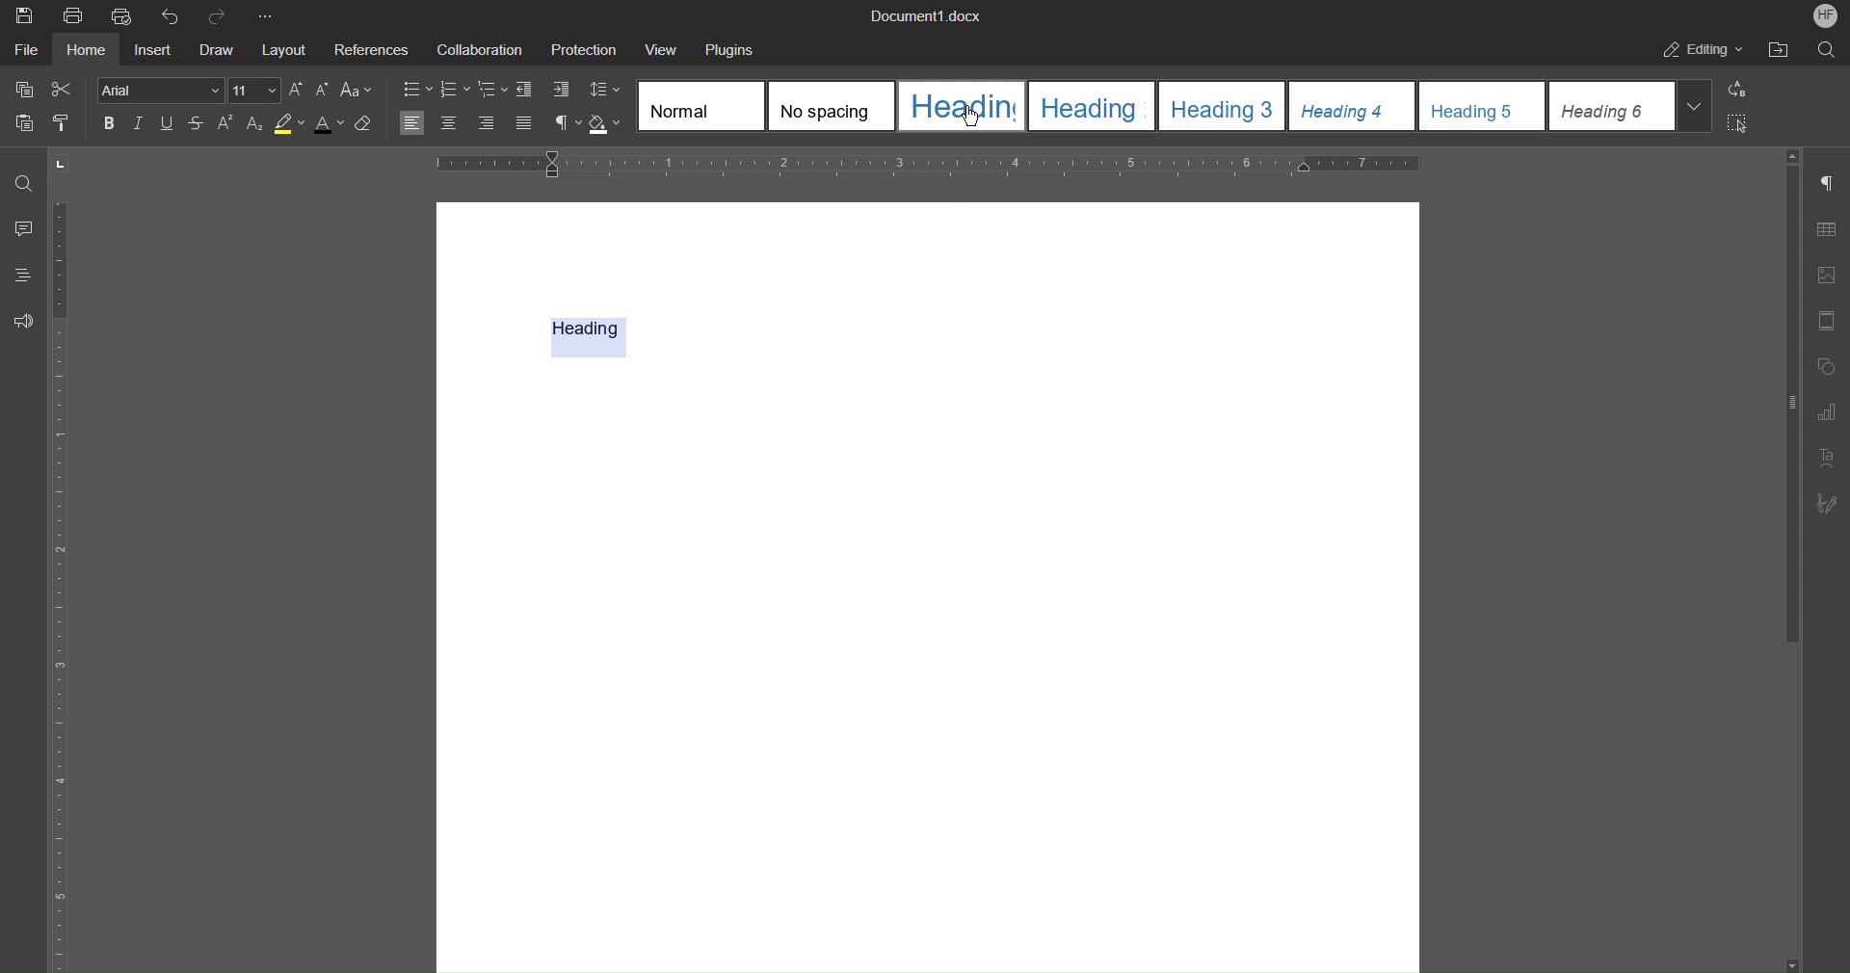 The width and height of the screenshot is (1850, 973). What do you see at coordinates (1742, 123) in the screenshot?
I see `Select All` at bounding box center [1742, 123].